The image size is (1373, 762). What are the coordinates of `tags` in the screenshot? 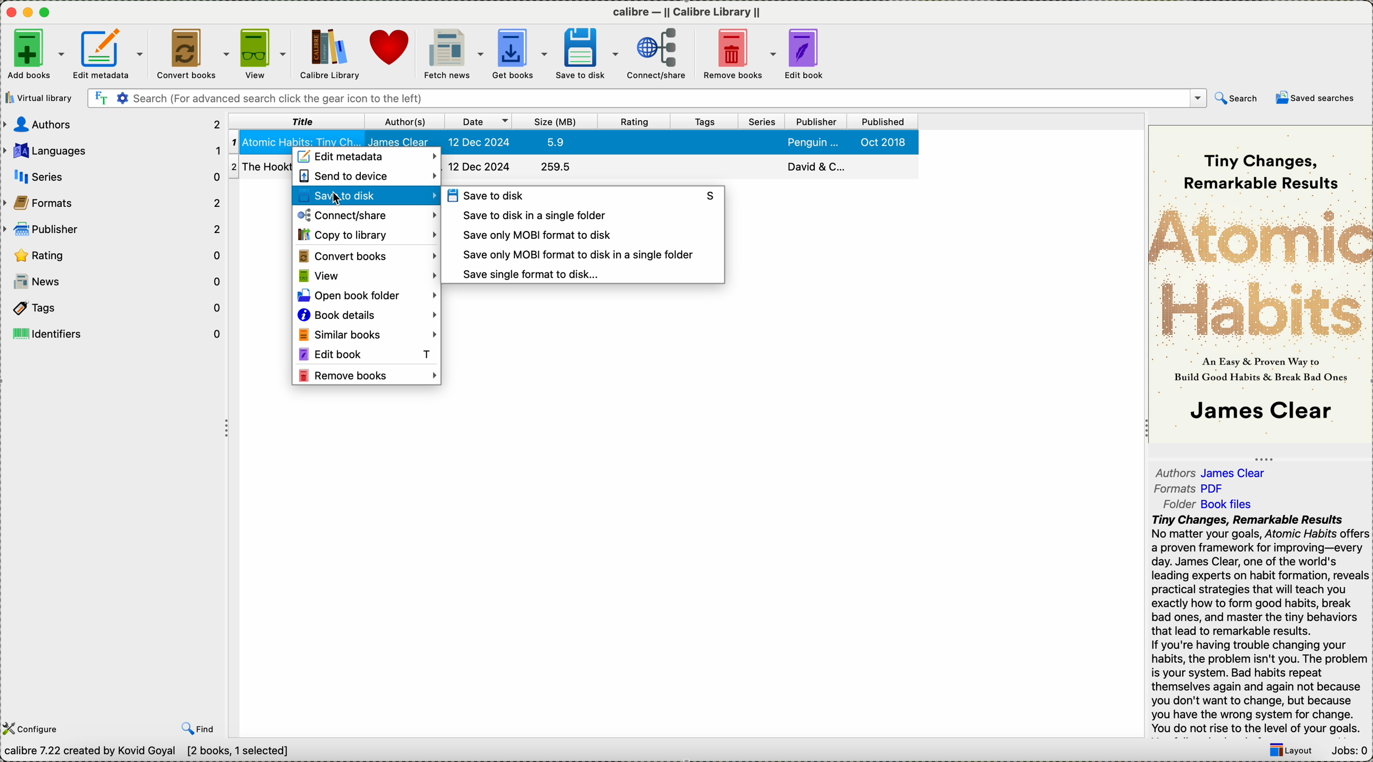 It's located at (113, 307).